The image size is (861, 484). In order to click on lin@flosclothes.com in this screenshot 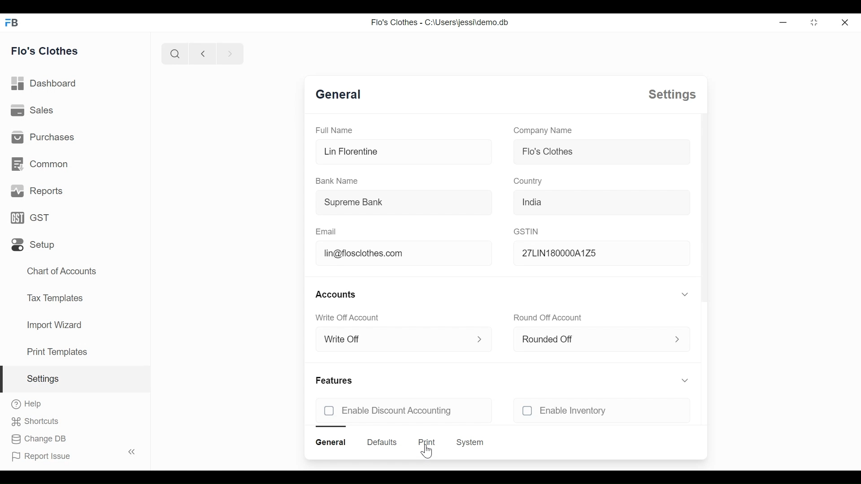, I will do `click(406, 252)`.